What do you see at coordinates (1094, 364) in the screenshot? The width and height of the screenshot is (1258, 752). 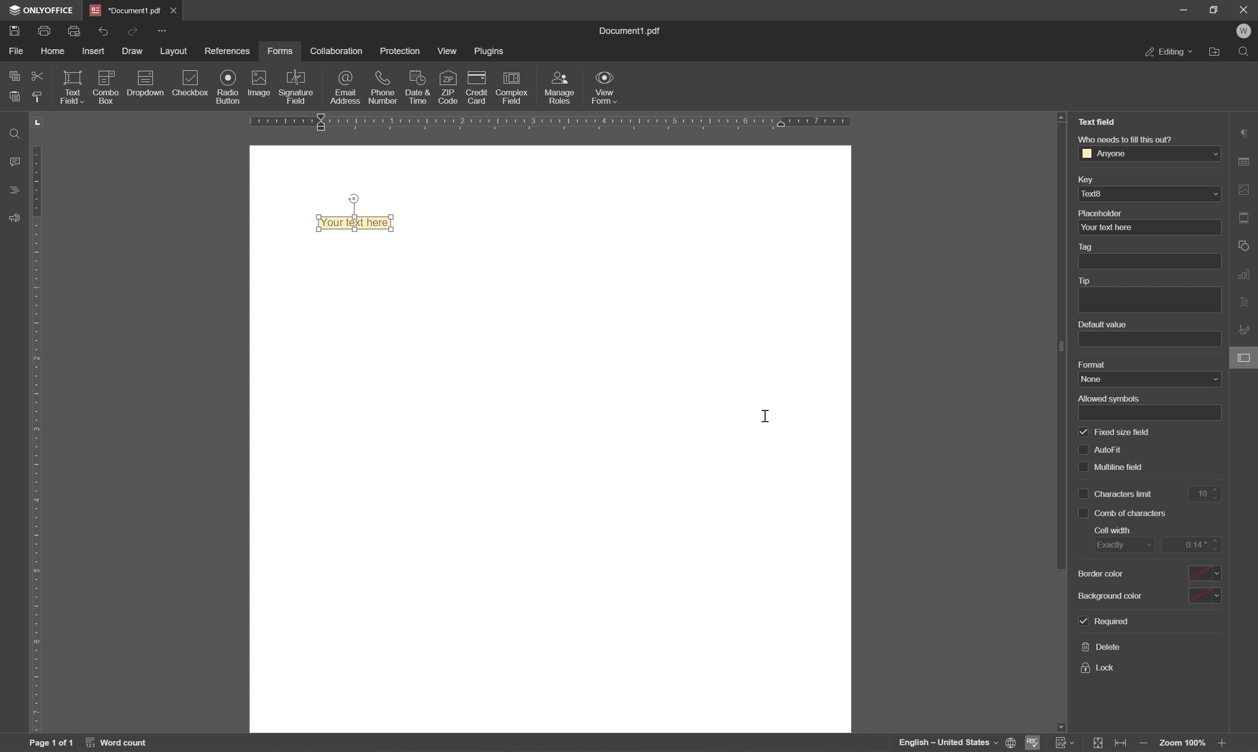 I see `format` at bounding box center [1094, 364].